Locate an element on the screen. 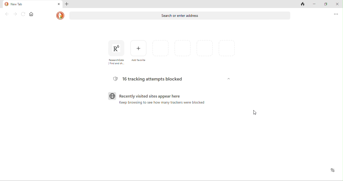  16 tracking attempts blocked is located at coordinates (149, 79).